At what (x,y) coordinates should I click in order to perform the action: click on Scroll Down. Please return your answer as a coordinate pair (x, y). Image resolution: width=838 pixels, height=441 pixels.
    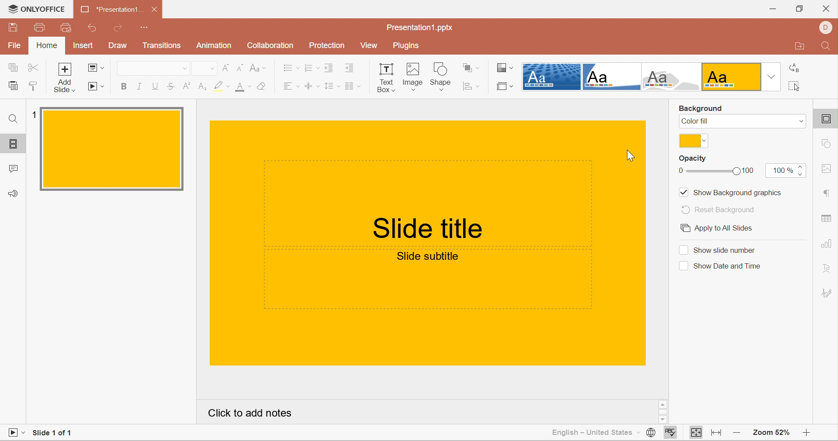
    Looking at the image, I should click on (806, 421).